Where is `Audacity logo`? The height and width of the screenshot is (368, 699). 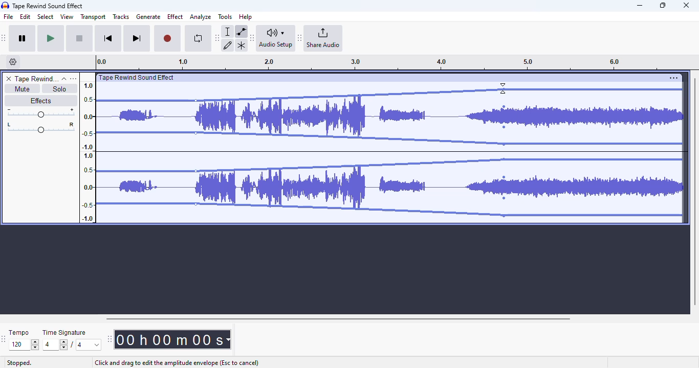 Audacity logo is located at coordinates (5, 6).